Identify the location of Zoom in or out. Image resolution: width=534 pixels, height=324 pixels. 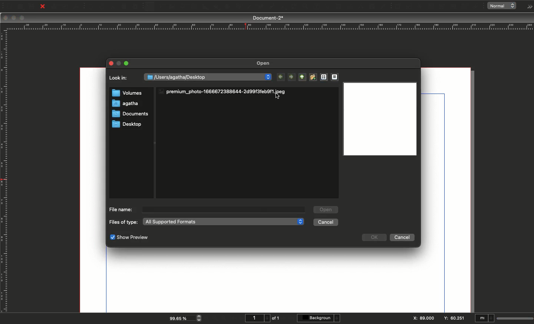
(295, 7).